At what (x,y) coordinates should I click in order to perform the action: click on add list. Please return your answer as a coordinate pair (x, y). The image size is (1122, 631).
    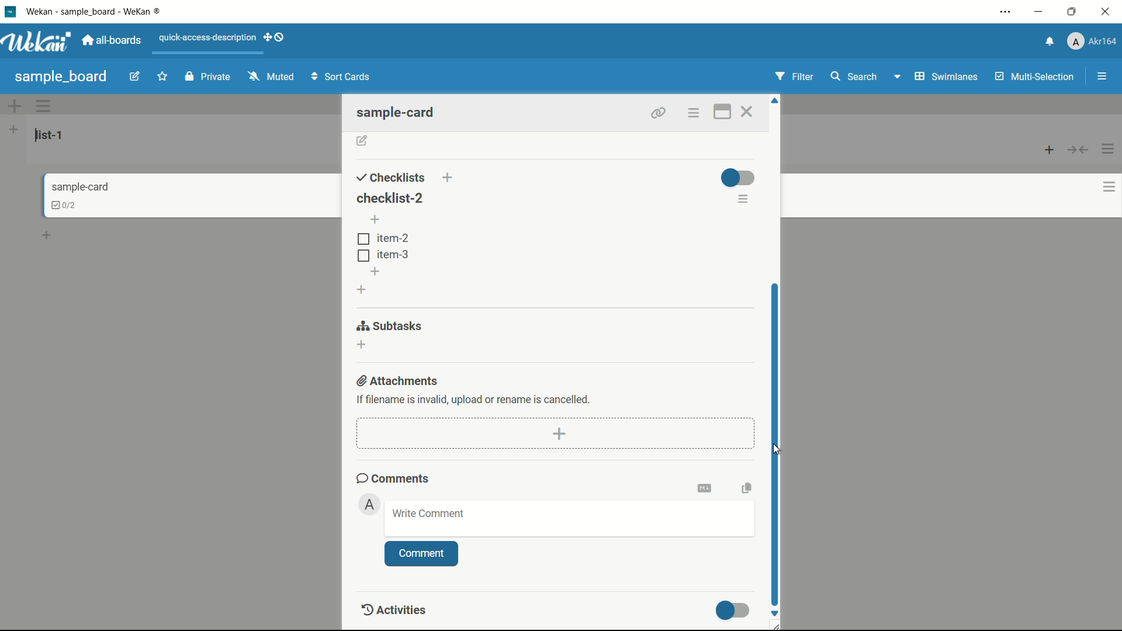
    Looking at the image, I should click on (13, 130).